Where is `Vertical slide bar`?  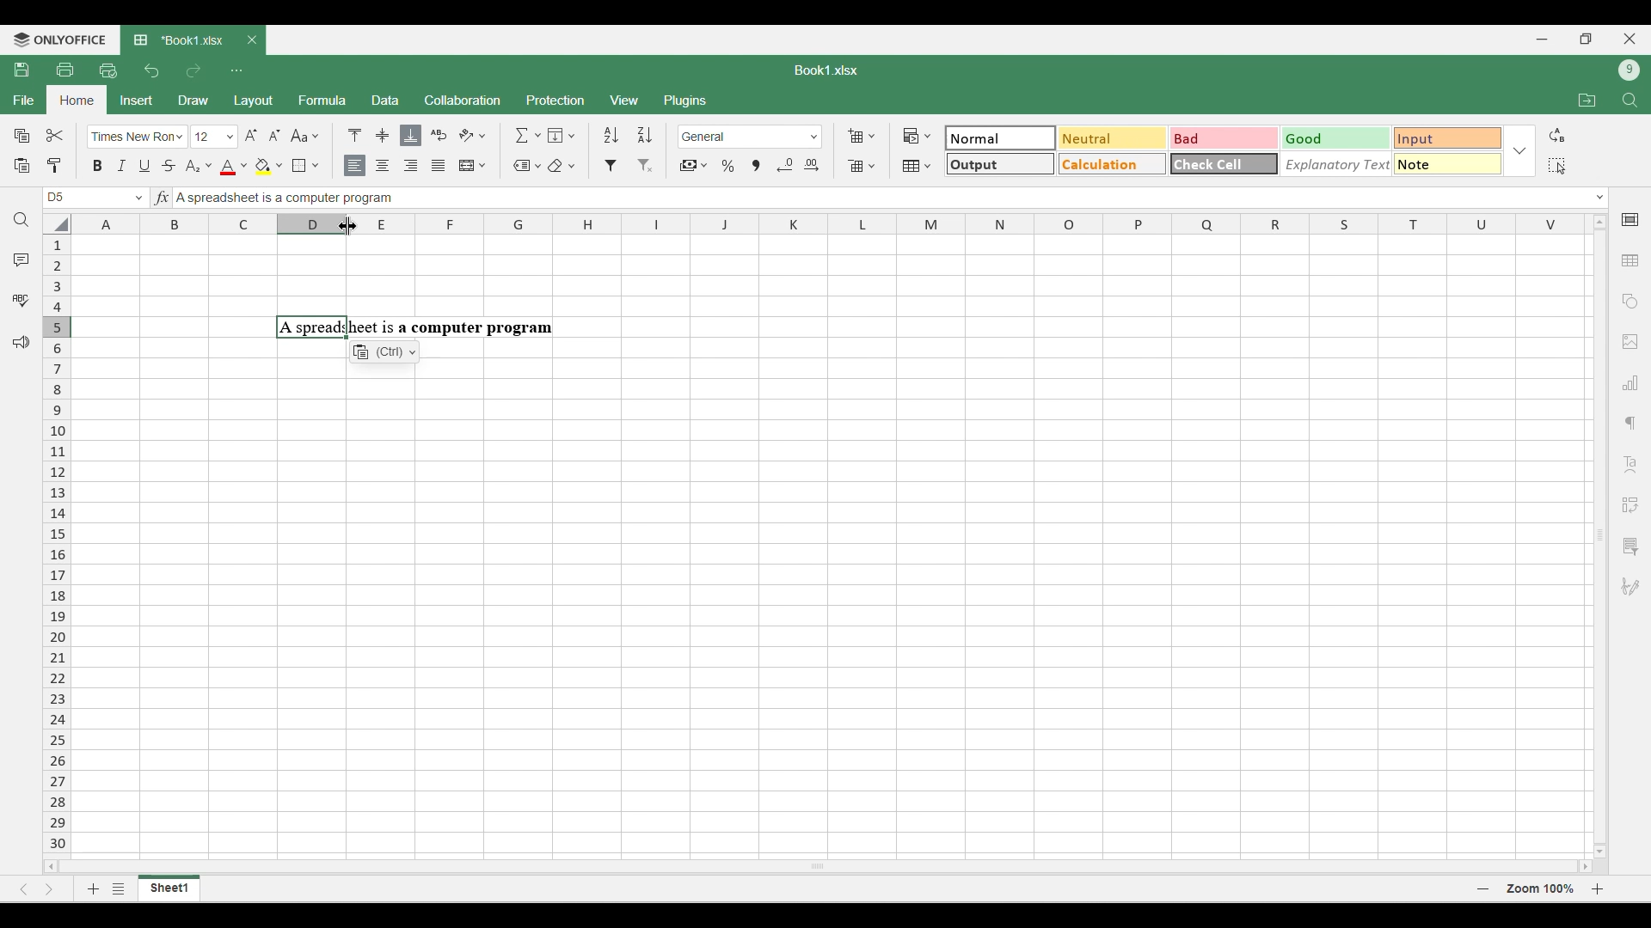
Vertical slide bar is located at coordinates (1601, 534).